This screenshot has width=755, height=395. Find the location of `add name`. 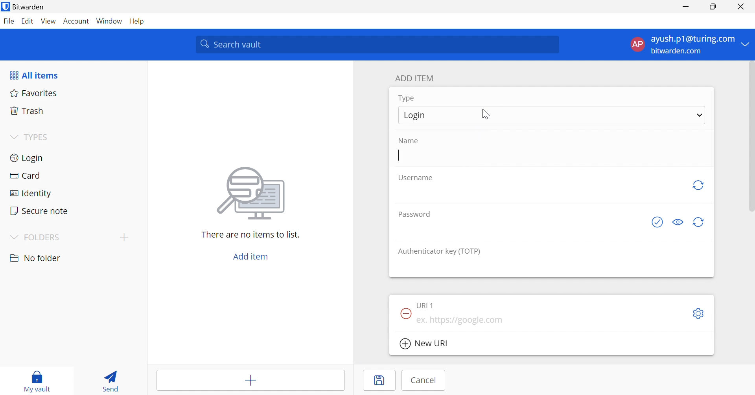

add name is located at coordinates (551, 157).